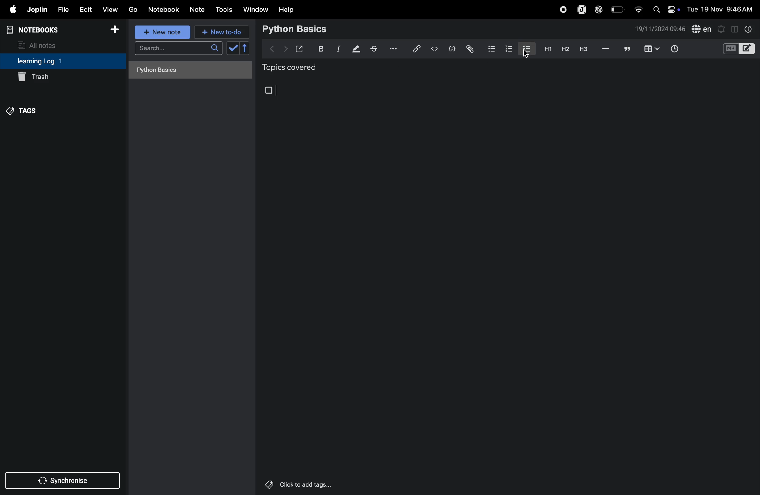 This screenshot has width=760, height=495. I want to click on date and time, so click(722, 9).